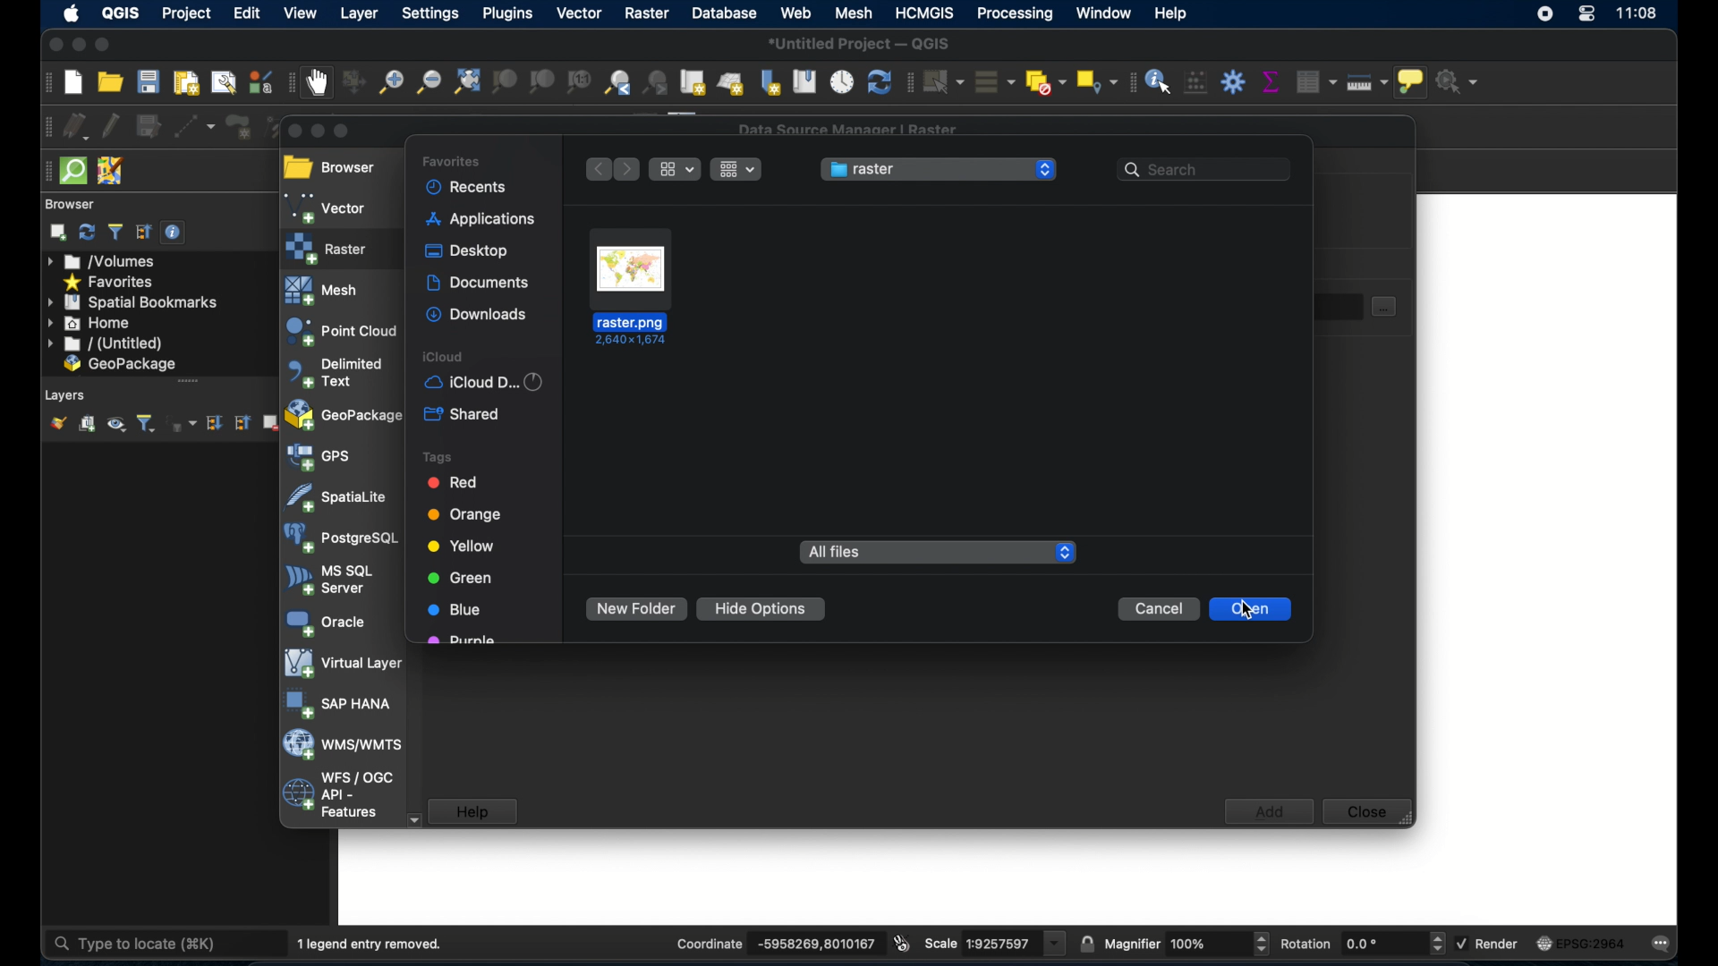 This screenshot has width=1718, height=966. I want to click on processing, so click(1013, 13).